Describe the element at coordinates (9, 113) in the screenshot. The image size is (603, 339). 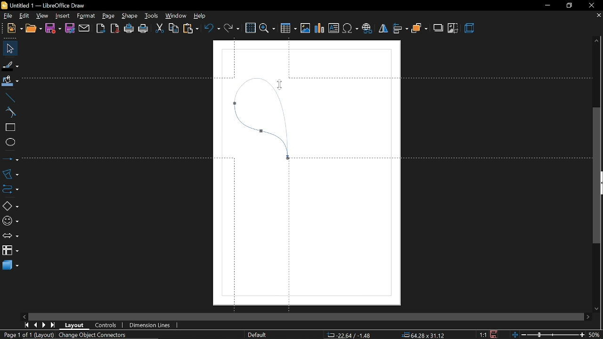
I see `curve` at that location.